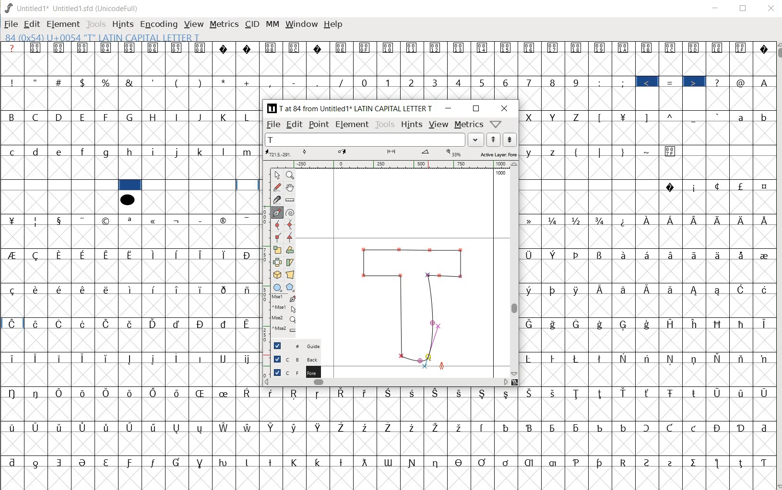  What do you see at coordinates (578, 116) in the screenshot?
I see `Z` at bounding box center [578, 116].